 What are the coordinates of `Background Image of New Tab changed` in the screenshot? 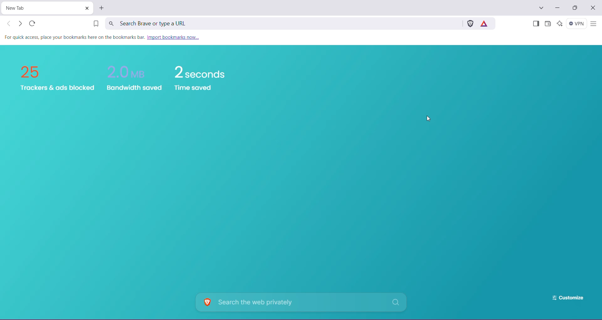 It's located at (301, 183).